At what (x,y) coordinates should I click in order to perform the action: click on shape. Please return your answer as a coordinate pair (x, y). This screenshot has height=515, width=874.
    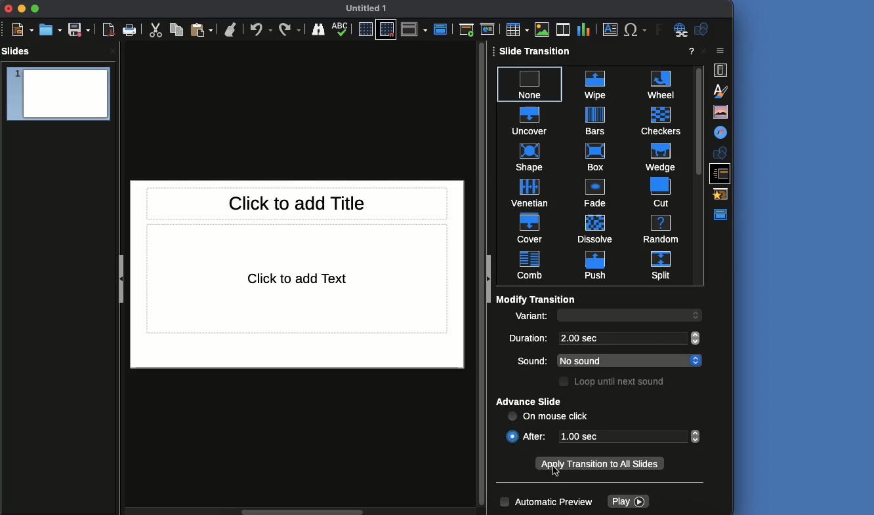
    Looking at the image, I should click on (529, 156).